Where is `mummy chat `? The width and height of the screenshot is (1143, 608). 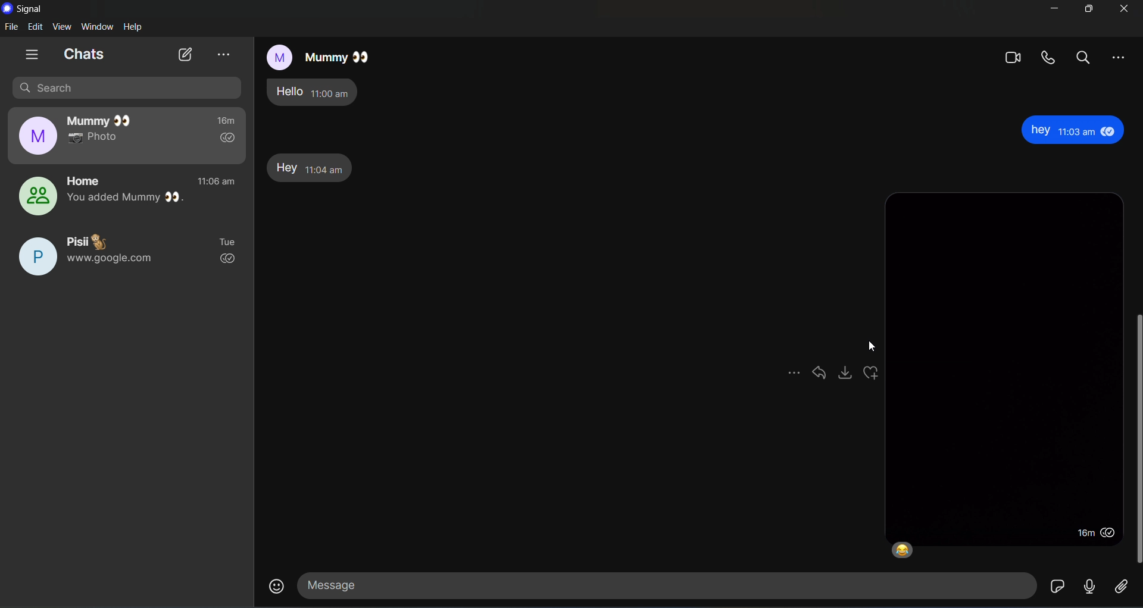
mummy chat  is located at coordinates (316, 55).